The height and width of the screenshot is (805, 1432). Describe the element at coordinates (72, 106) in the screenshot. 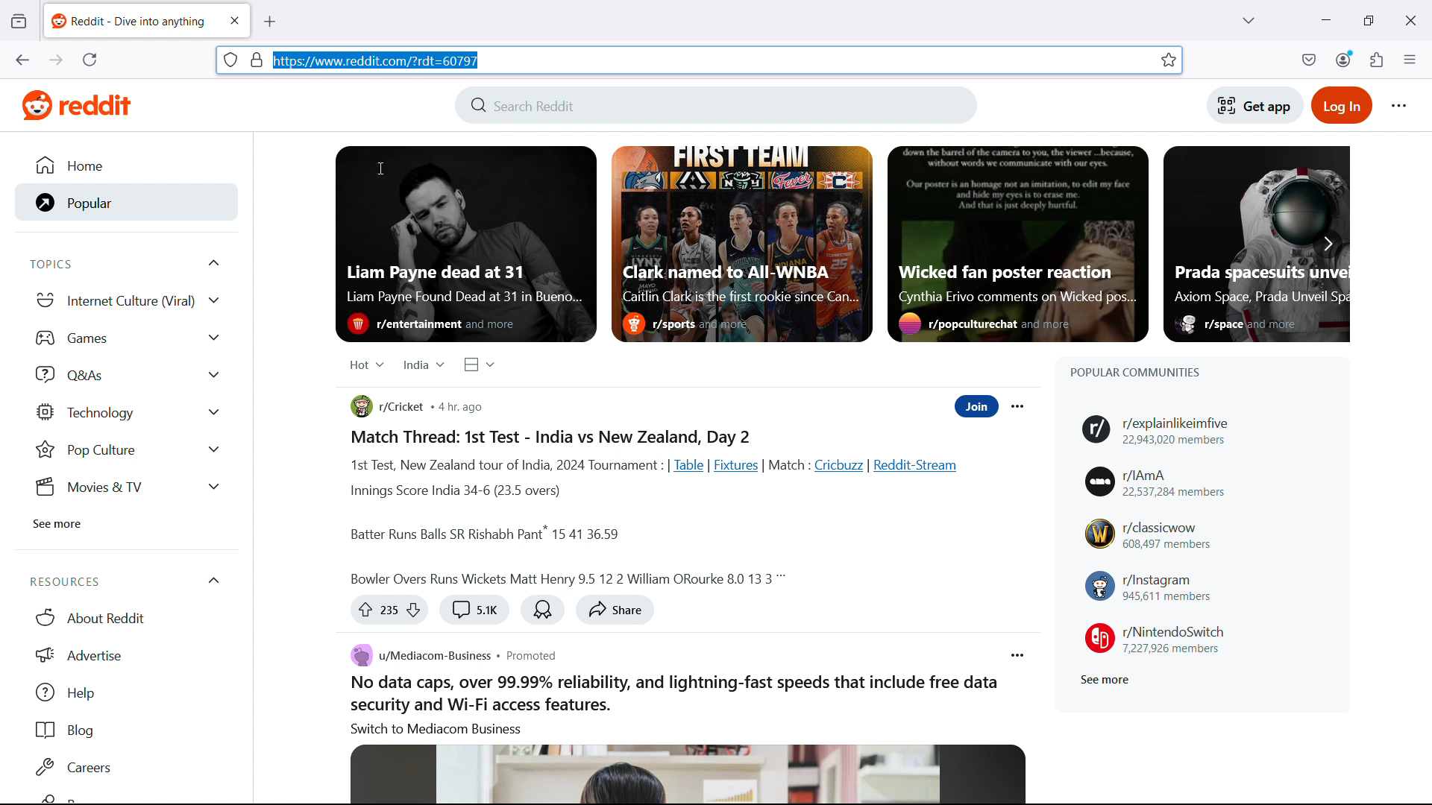

I see `Website logo ` at that location.